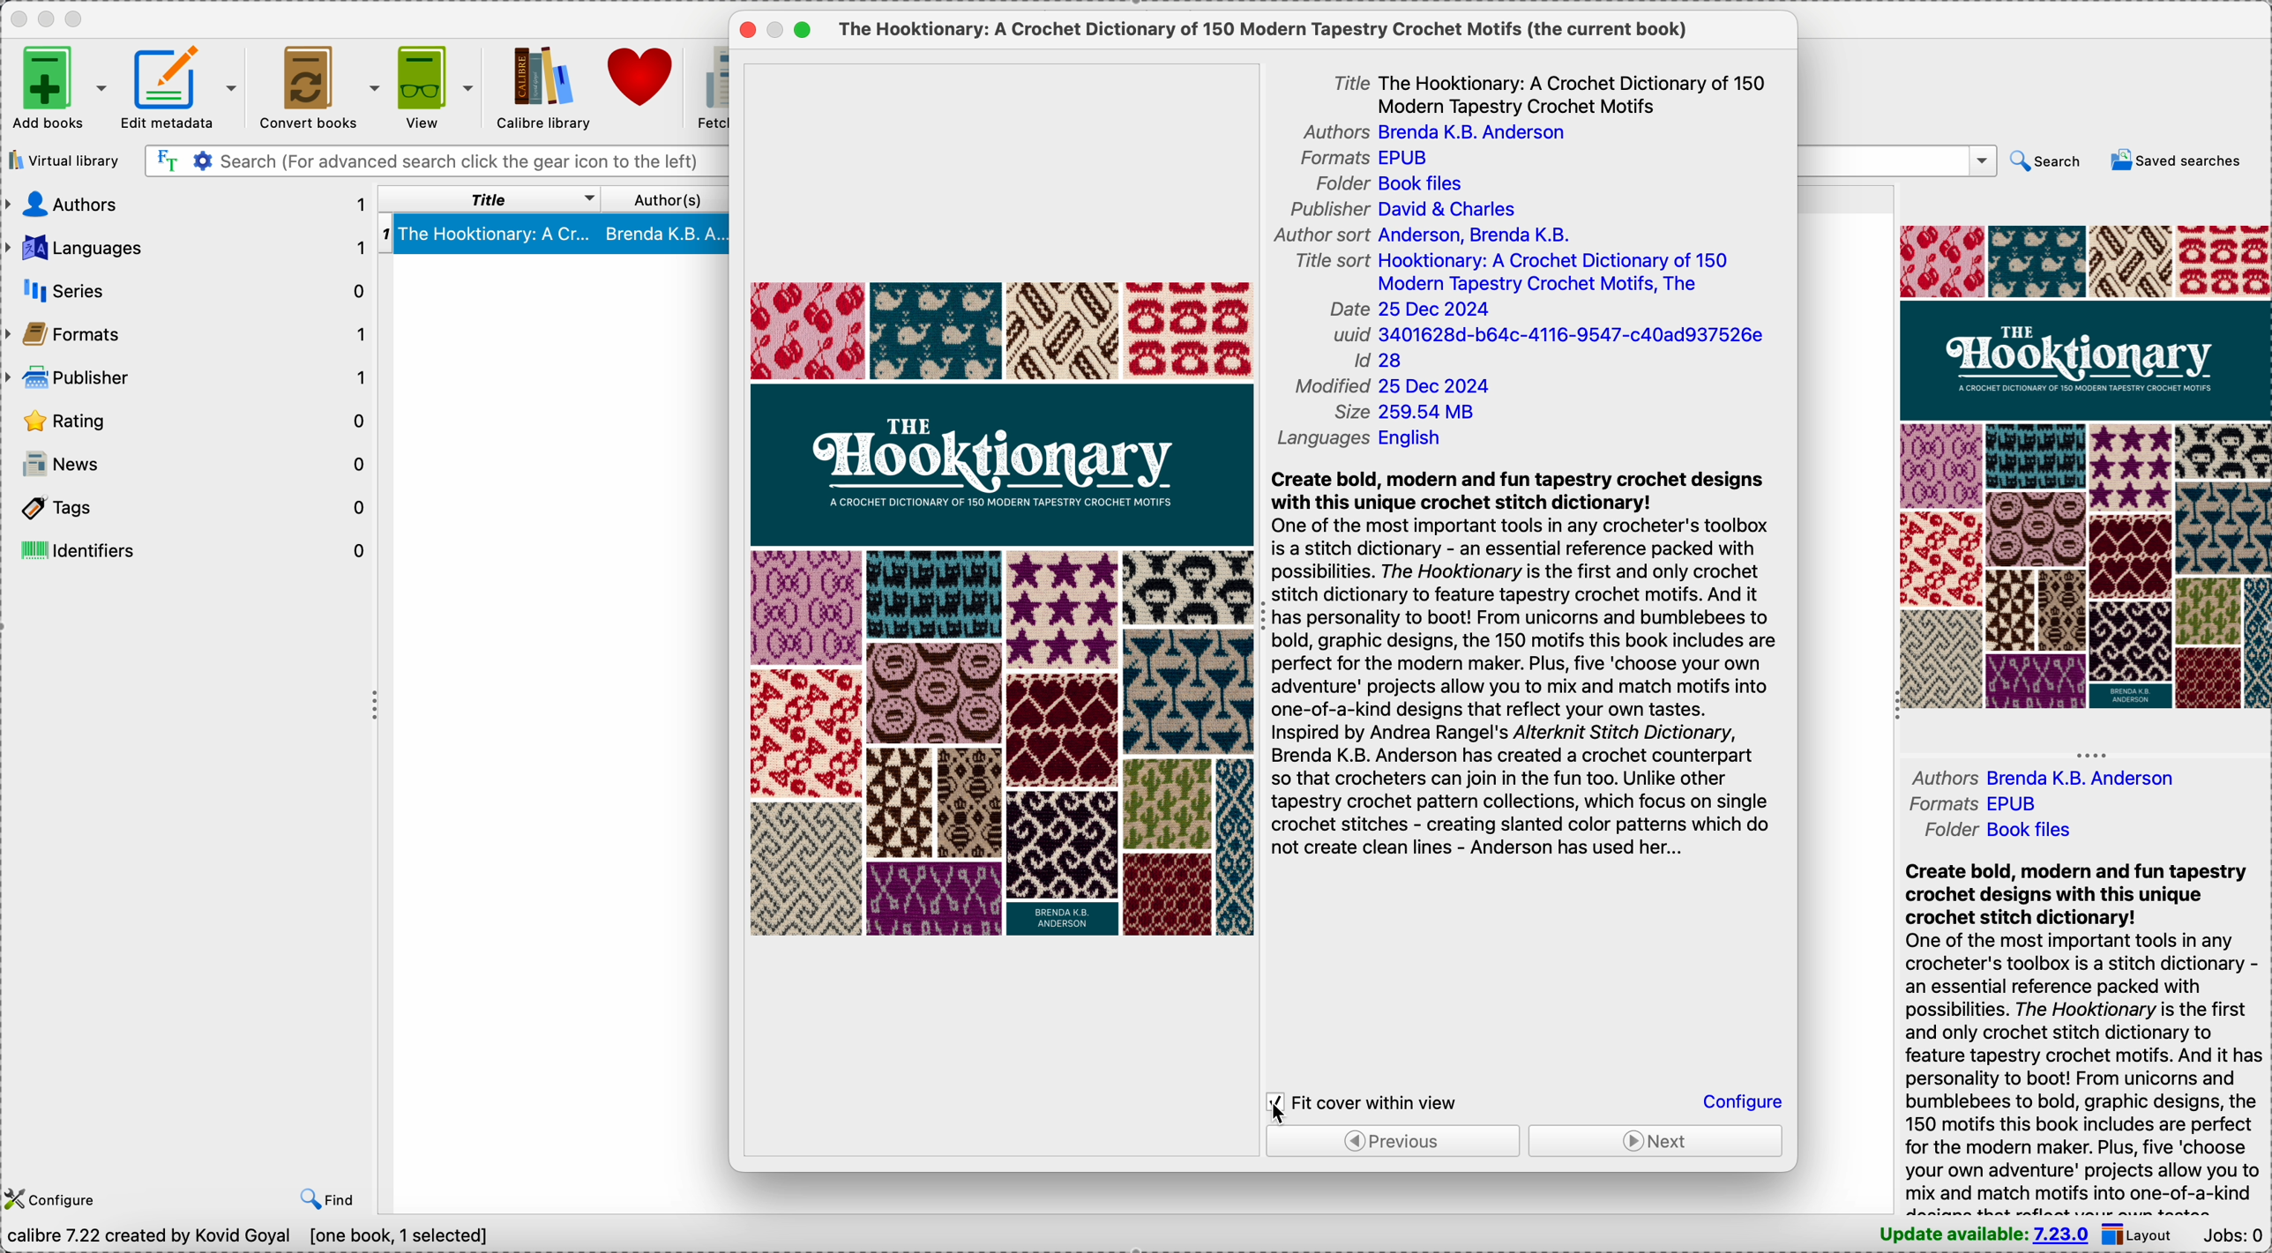 The image size is (2272, 1253). Describe the element at coordinates (491, 198) in the screenshot. I see `title` at that location.